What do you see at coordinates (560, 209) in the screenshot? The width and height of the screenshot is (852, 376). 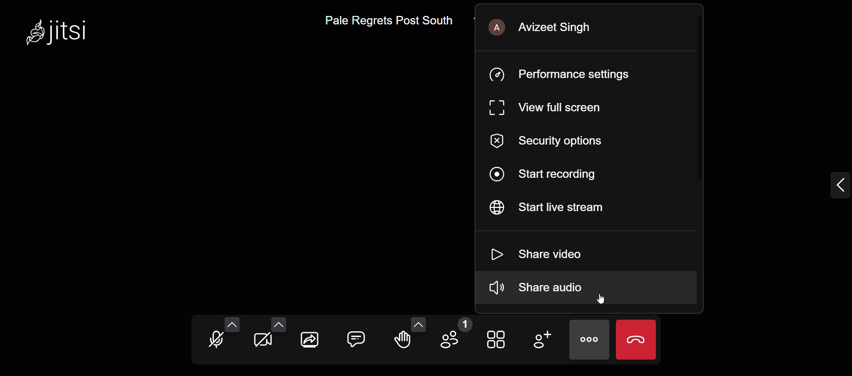 I see `start live stream` at bounding box center [560, 209].